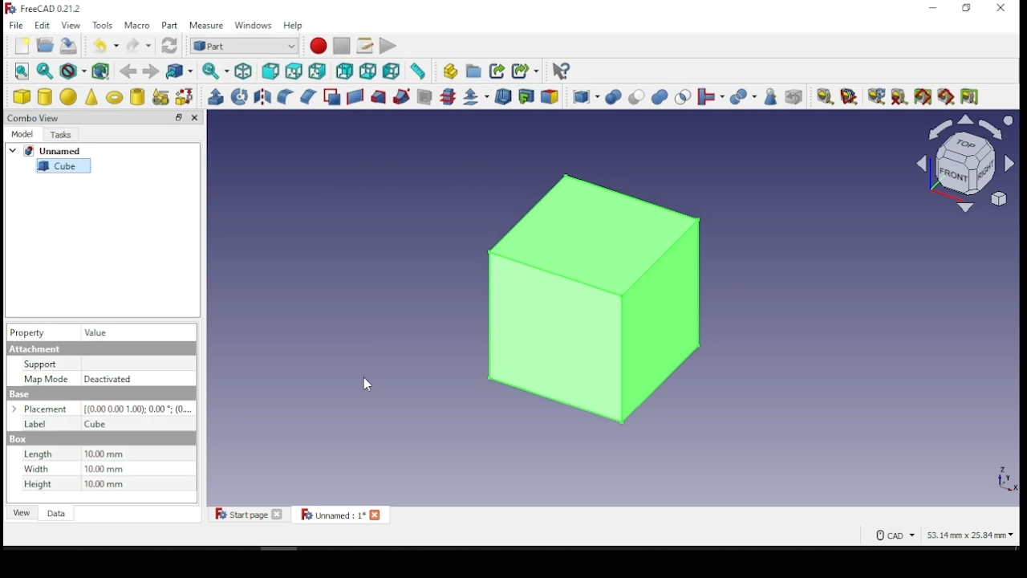 The height and width of the screenshot is (578, 1027). I want to click on 0,000,00, so click(137, 409).